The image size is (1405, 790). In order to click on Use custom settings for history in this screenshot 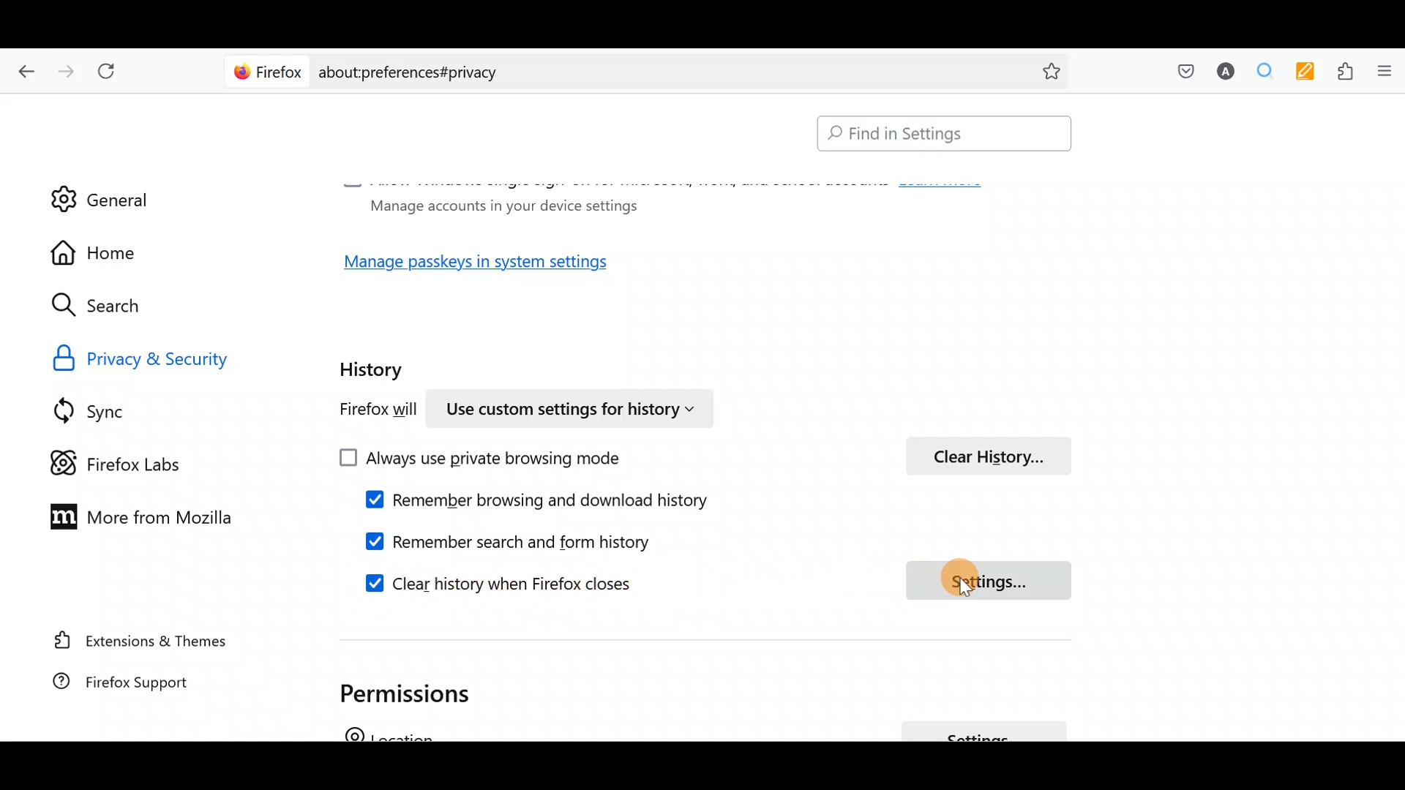, I will do `click(574, 407)`.